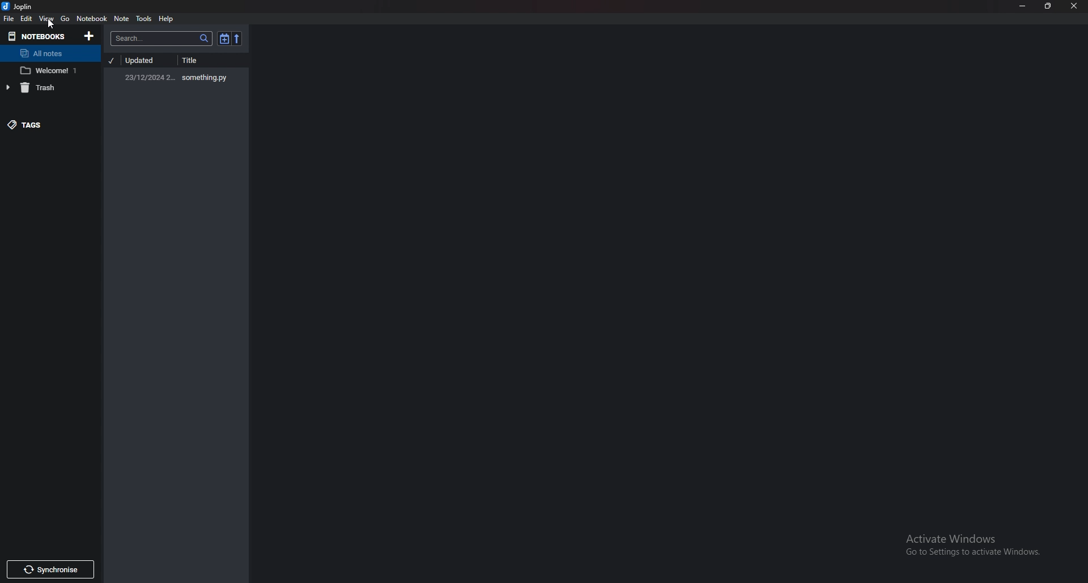  I want to click on view, so click(47, 19).